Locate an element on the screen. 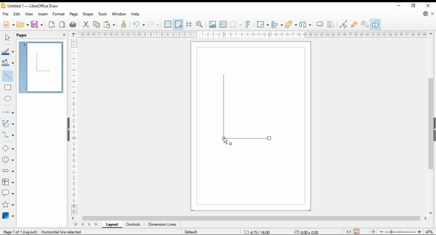 This screenshot has height=235, width=436. move right is located at coordinates (426, 219).